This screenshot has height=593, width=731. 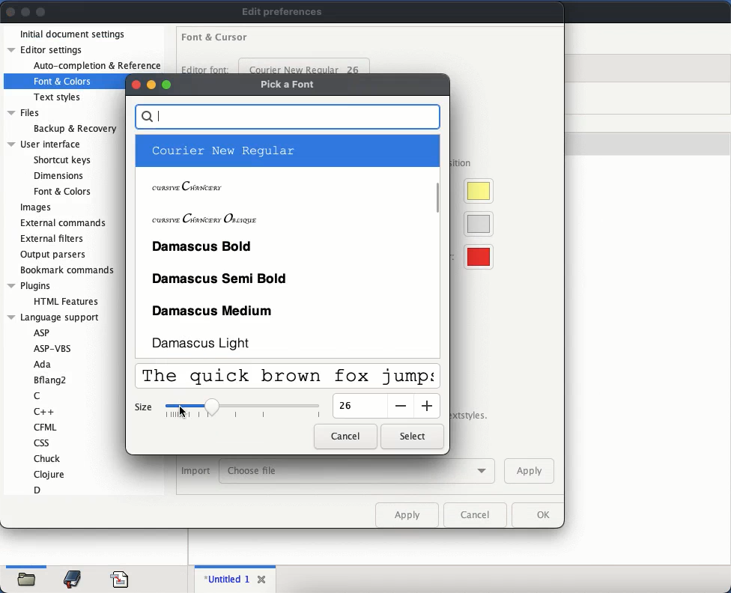 What do you see at coordinates (40, 489) in the screenshot?
I see `D` at bounding box center [40, 489].